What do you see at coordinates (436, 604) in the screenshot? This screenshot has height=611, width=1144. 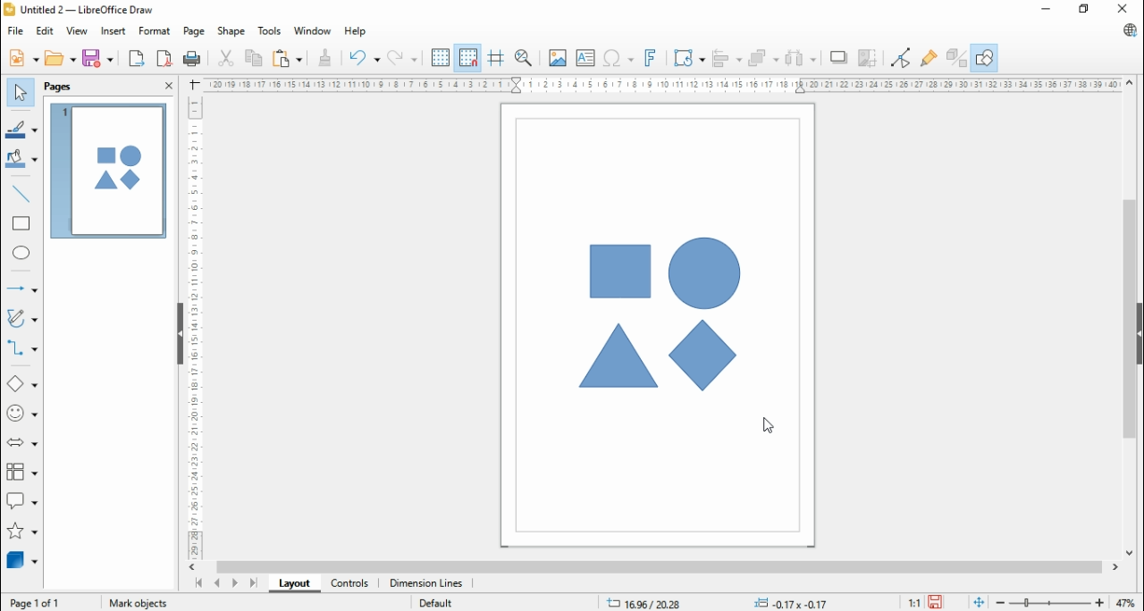 I see `default` at bounding box center [436, 604].